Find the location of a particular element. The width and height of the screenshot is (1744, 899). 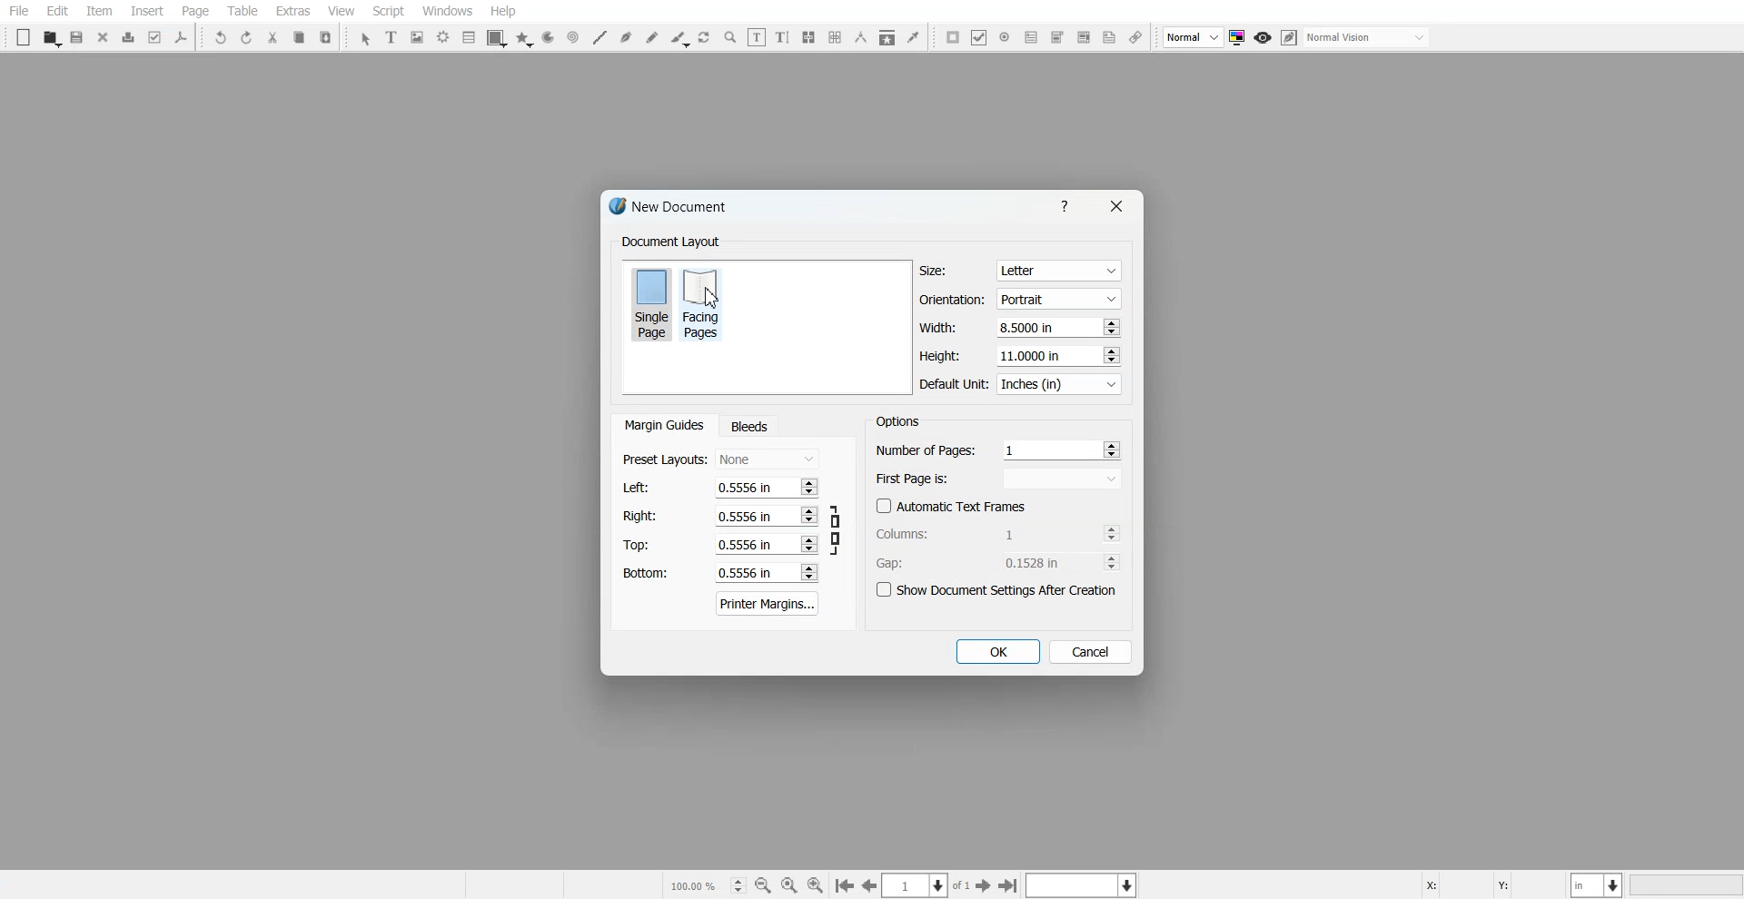

0.5556 in is located at coordinates (745, 545).